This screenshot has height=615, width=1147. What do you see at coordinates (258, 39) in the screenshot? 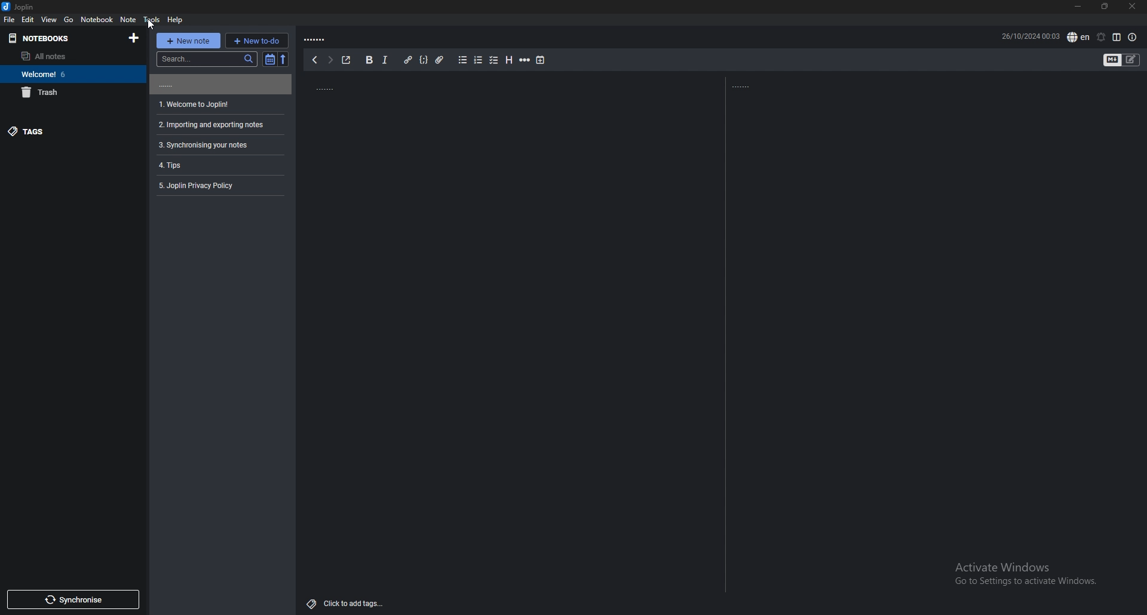
I see `new todo` at bounding box center [258, 39].